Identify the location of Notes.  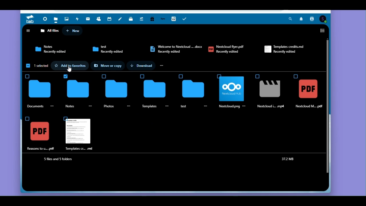
(121, 19).